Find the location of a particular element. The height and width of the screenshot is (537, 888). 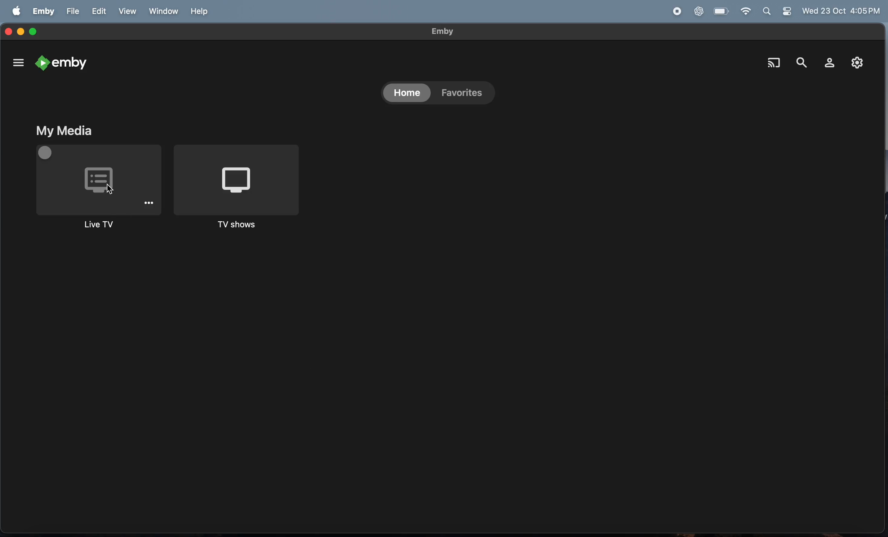

emby is located at coordinates (44, 11).